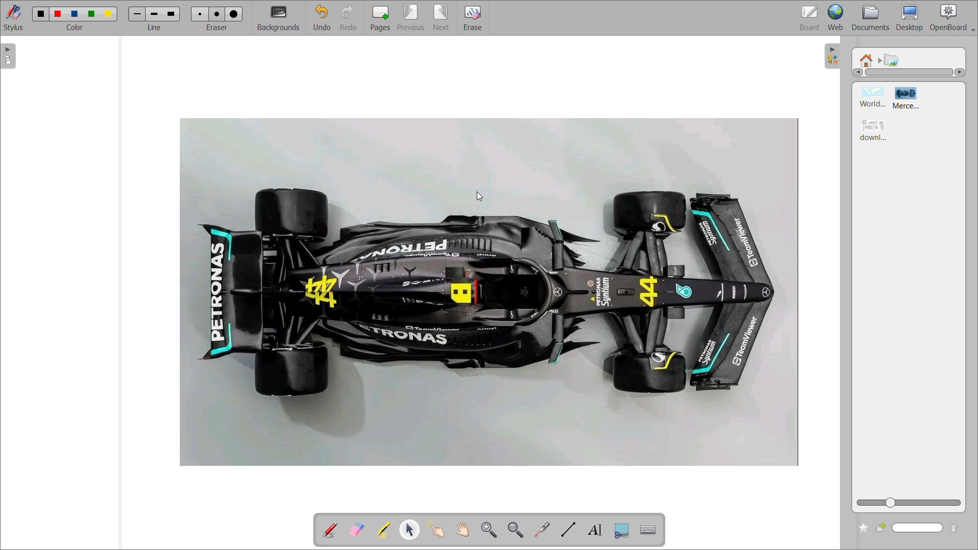 This screenshot has width=978, height=550. Describe the element at coordinates (806, 18) in the screenshot. I see `board` at that location.